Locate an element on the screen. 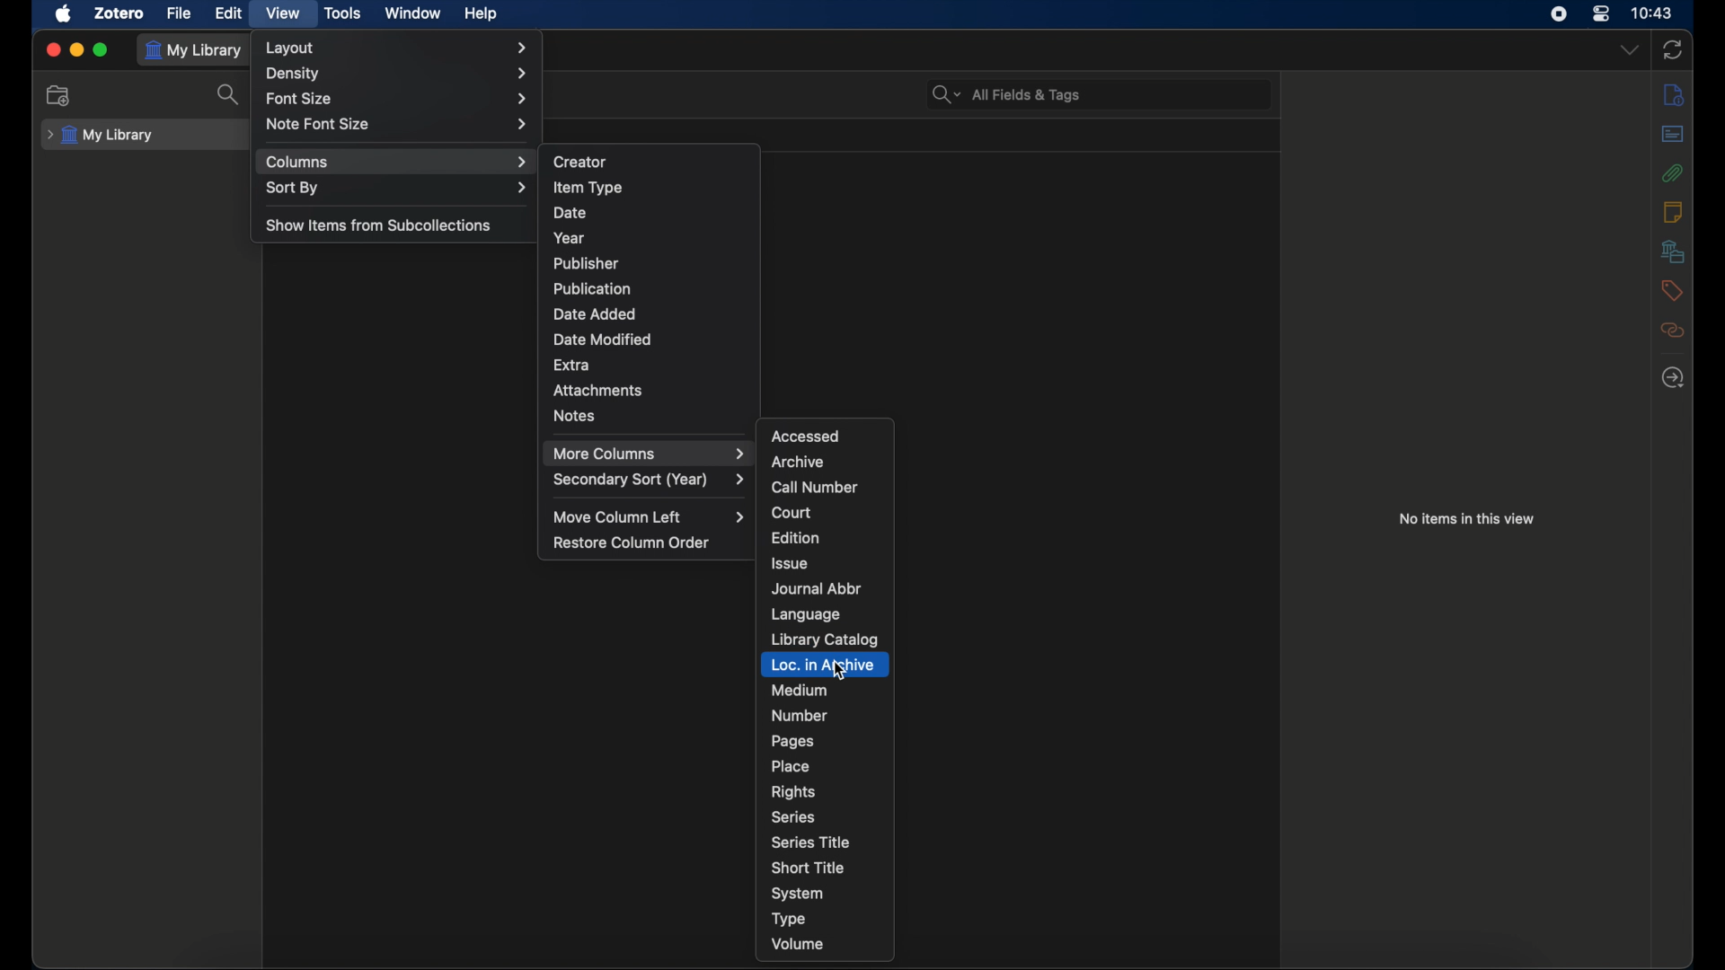  system is located at coordinates (798, 894).